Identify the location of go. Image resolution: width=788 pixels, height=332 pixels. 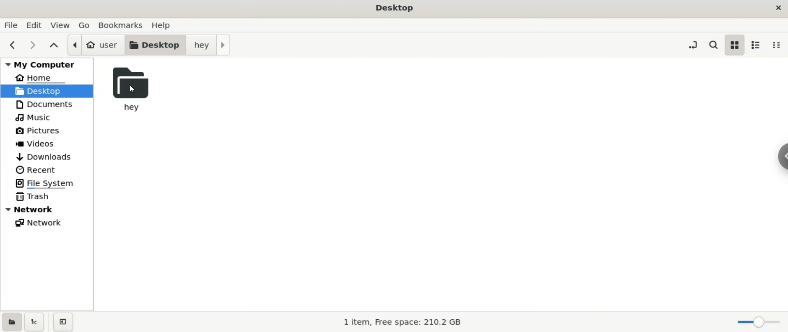
(85, 26).